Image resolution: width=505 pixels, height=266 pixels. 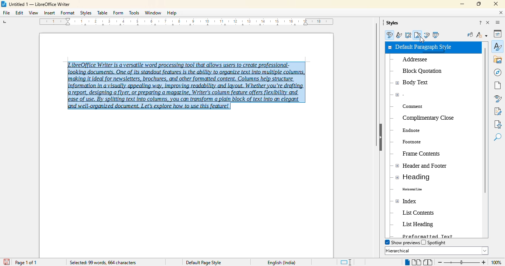 What do you see at coordinates (421, 166) in the screenshot?
I see `Header and Footer` at bounding box center [421, 166].